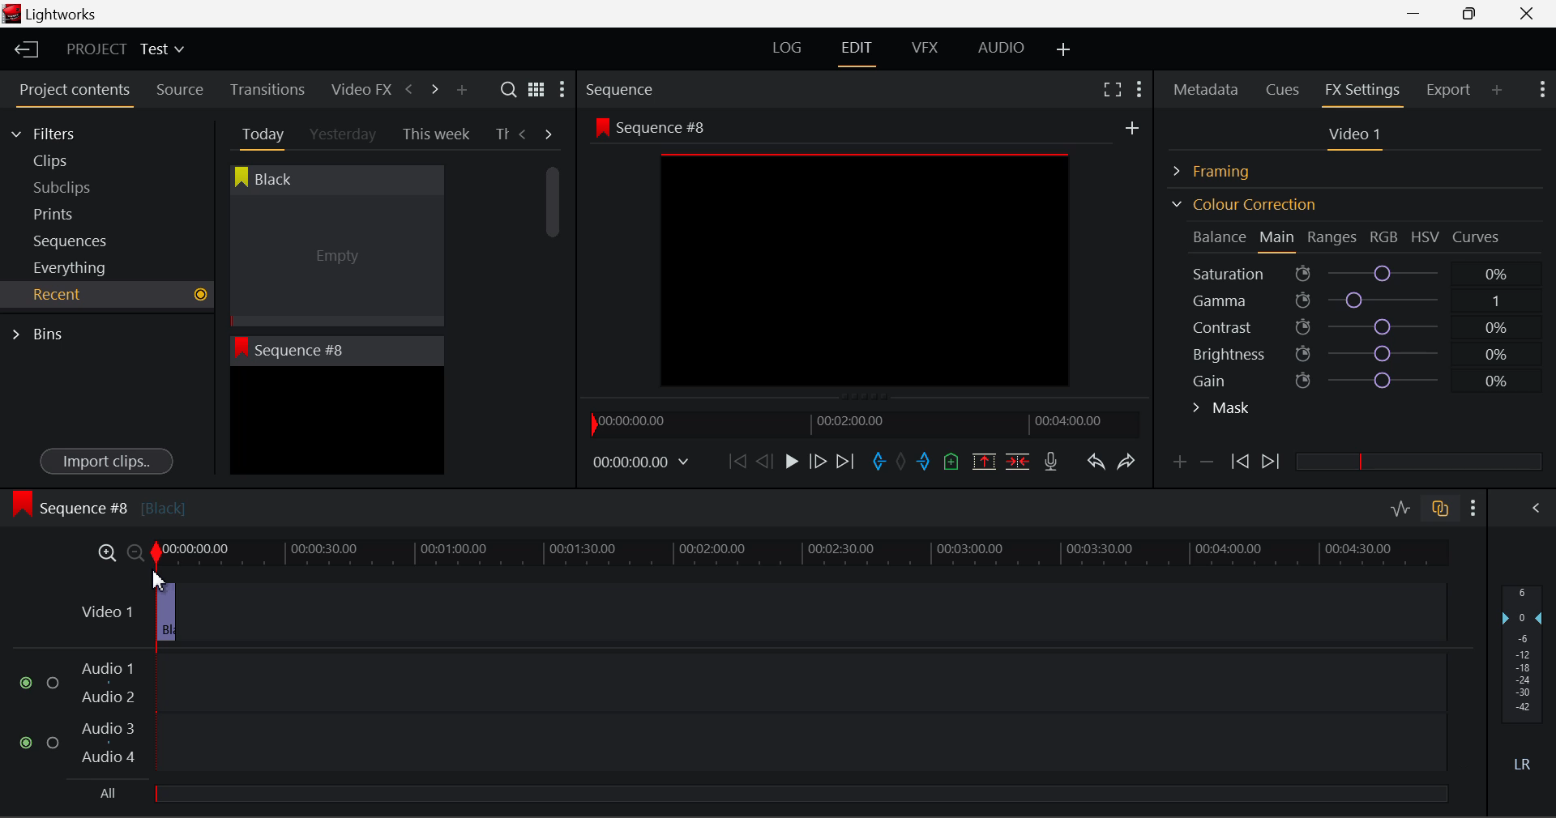 The image size is (1556, 818). Describe the element at coordinates (335, 261) in the screenshot. I see `Cursor MOUSE_DOWN on Black Clip` at that location.